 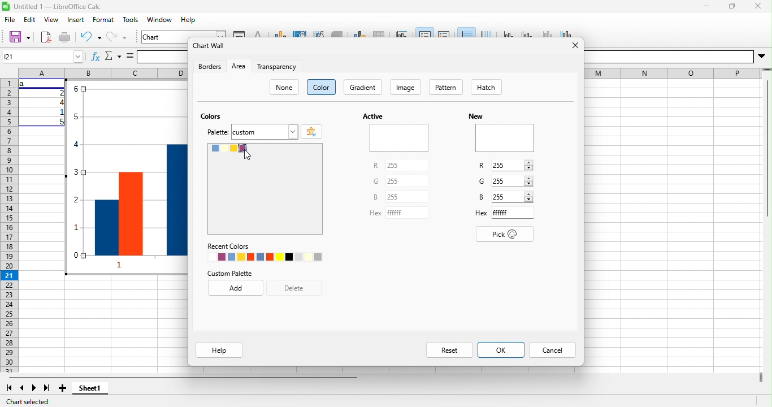 I want to click on chart wall, so click(x=210, y=45).